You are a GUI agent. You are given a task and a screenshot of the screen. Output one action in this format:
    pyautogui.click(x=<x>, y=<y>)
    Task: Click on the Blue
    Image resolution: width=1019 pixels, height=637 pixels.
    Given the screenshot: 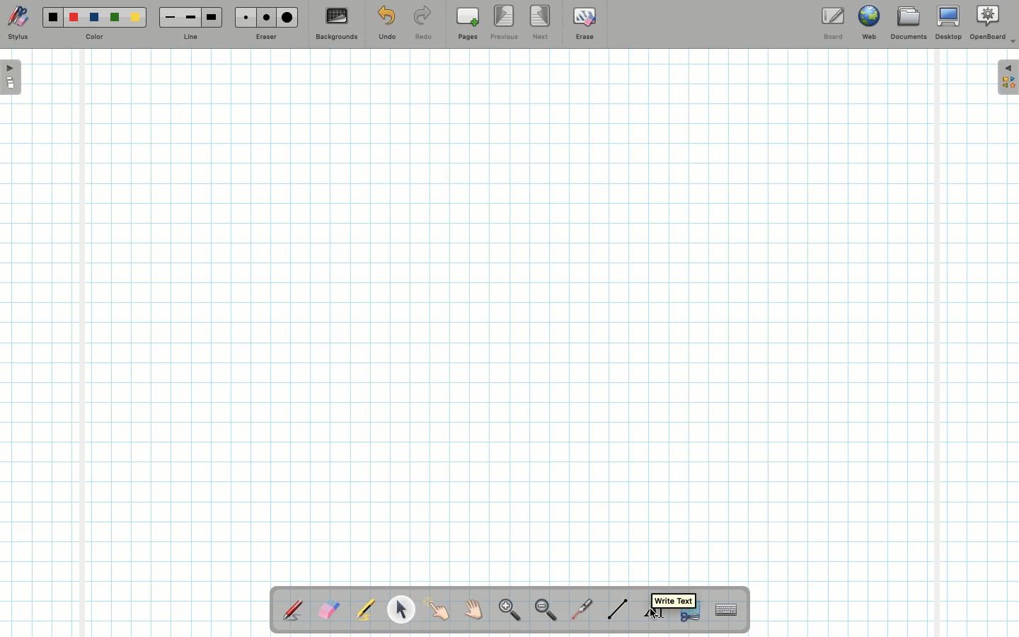 What is the action you would take?
    pyautogui.click(x=95, y=18)
    